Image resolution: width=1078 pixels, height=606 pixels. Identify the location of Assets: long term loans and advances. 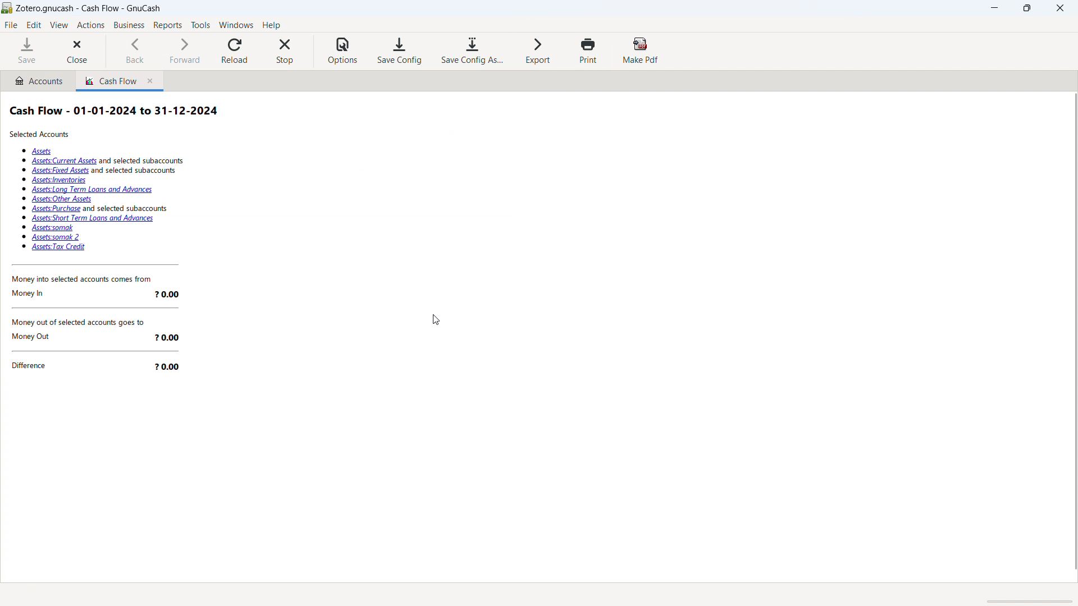
(94, 190).